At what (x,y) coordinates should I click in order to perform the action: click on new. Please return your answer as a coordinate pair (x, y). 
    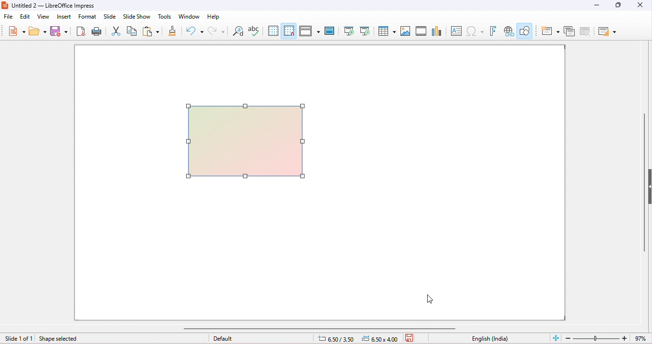
    Looking at the image, I should click on (17, 30).